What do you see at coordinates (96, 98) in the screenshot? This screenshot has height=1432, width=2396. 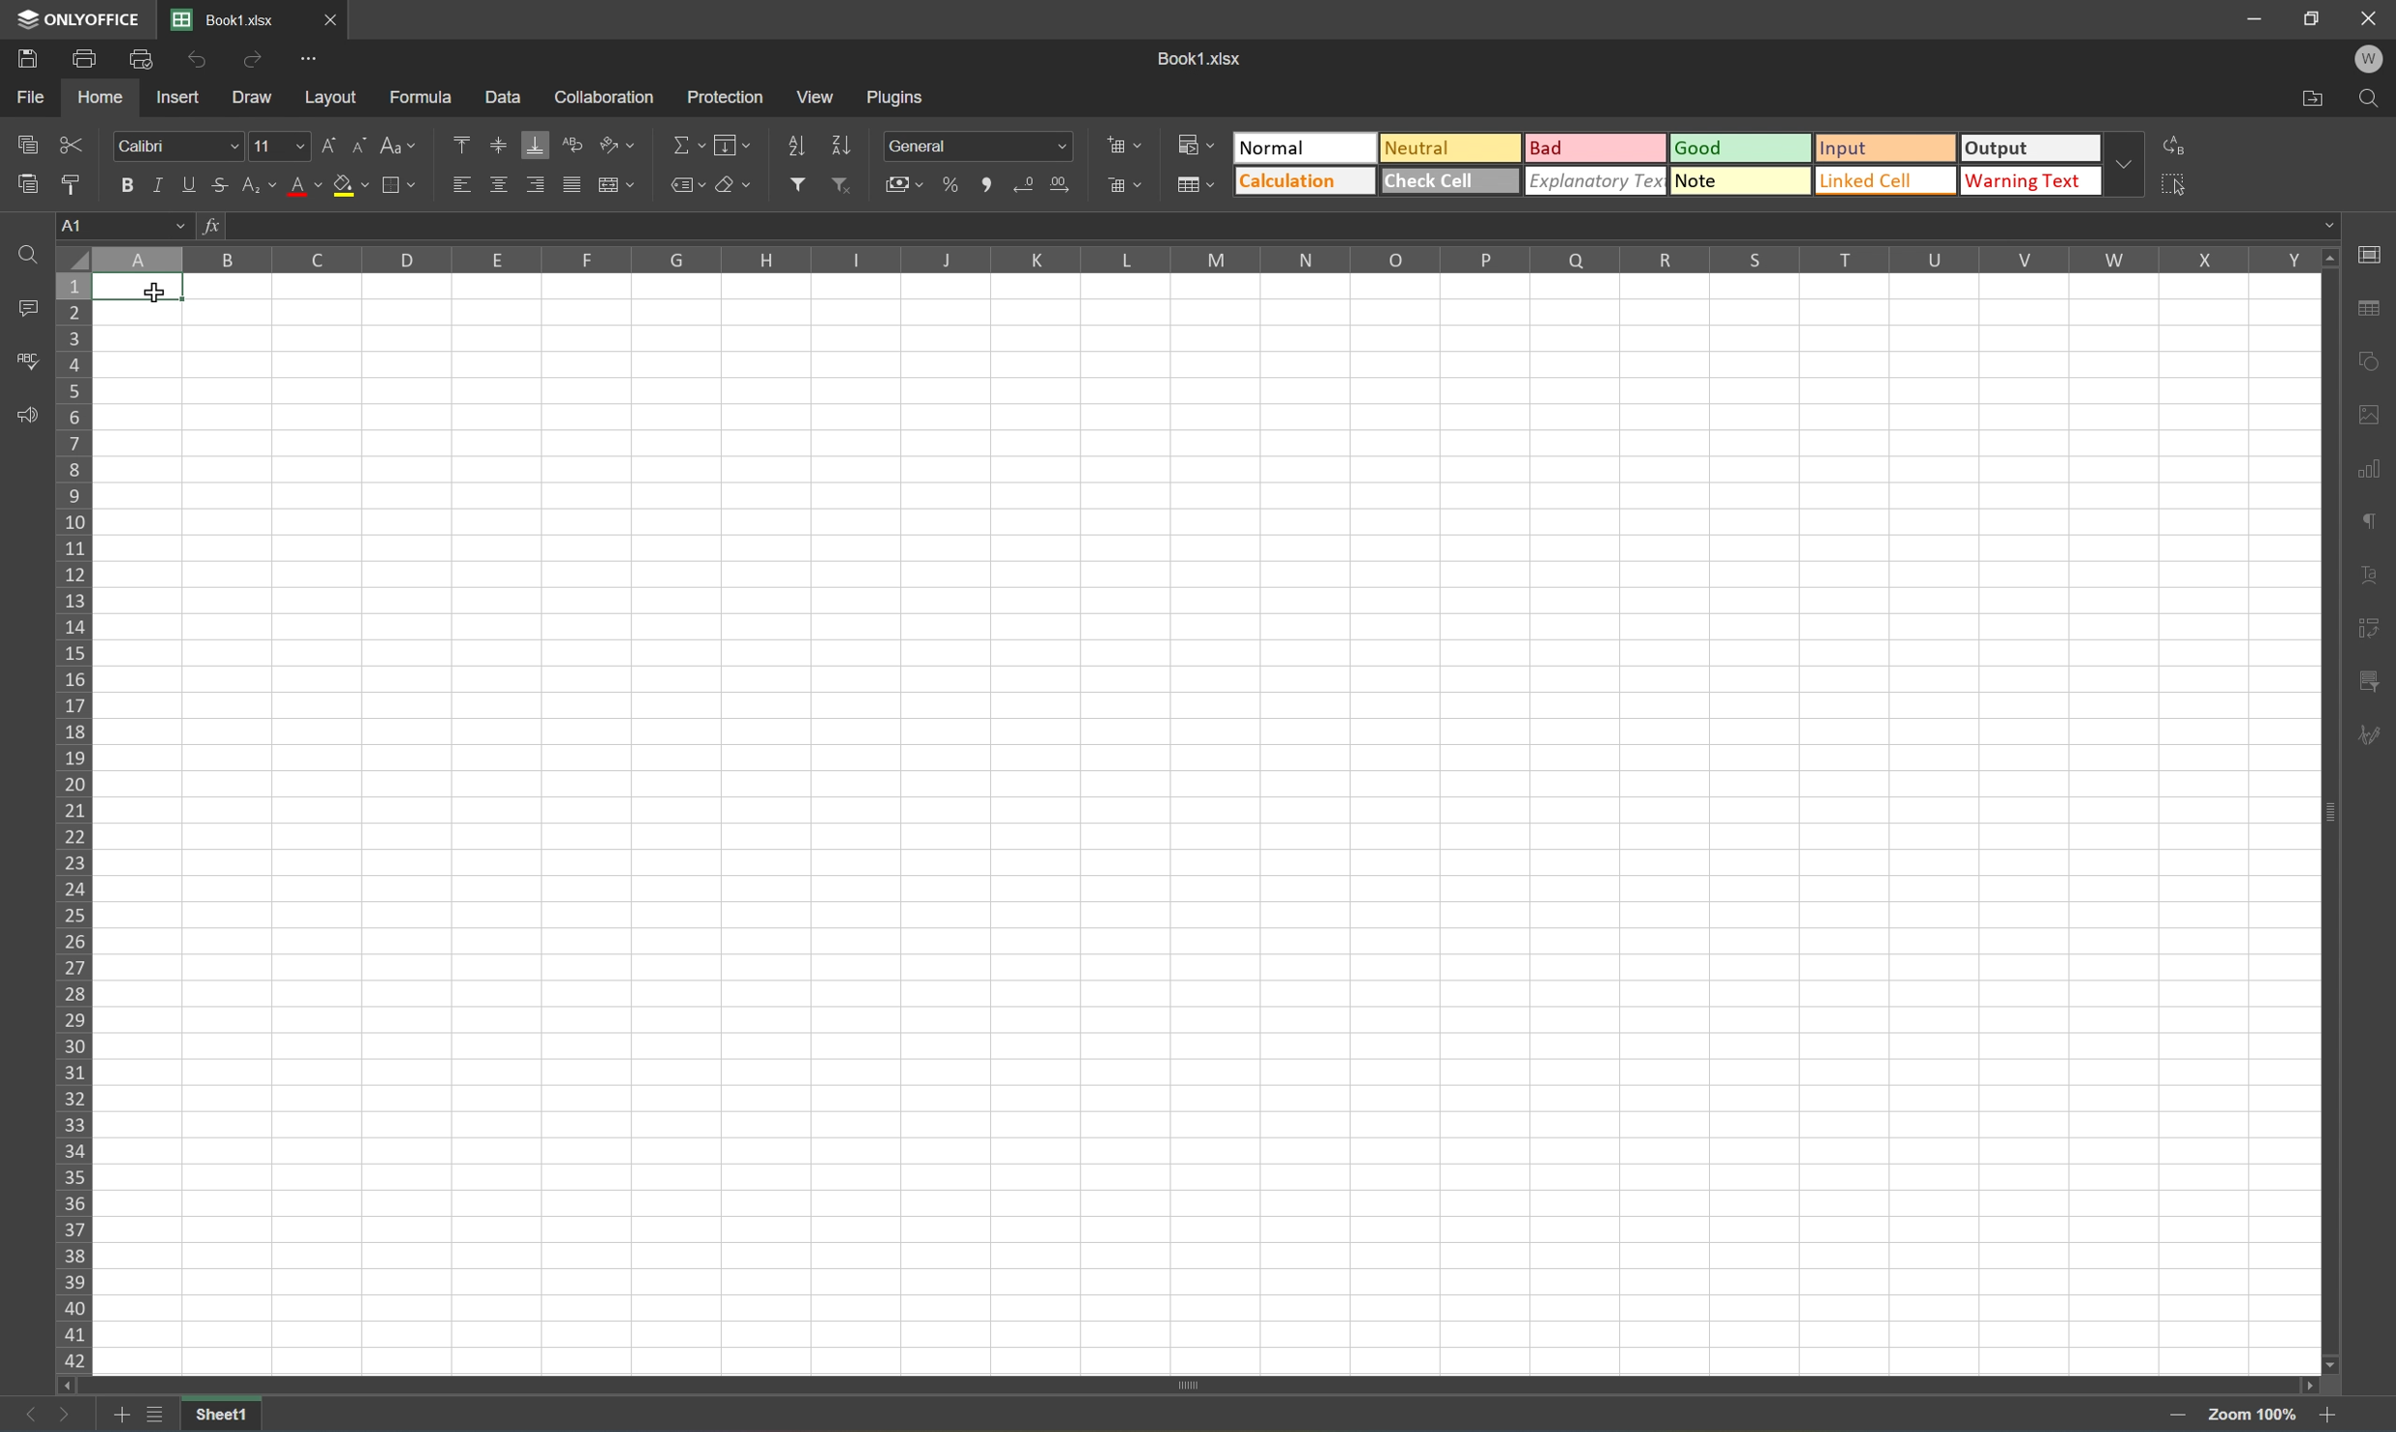 I see `Home` at bounding box center [96, 98].